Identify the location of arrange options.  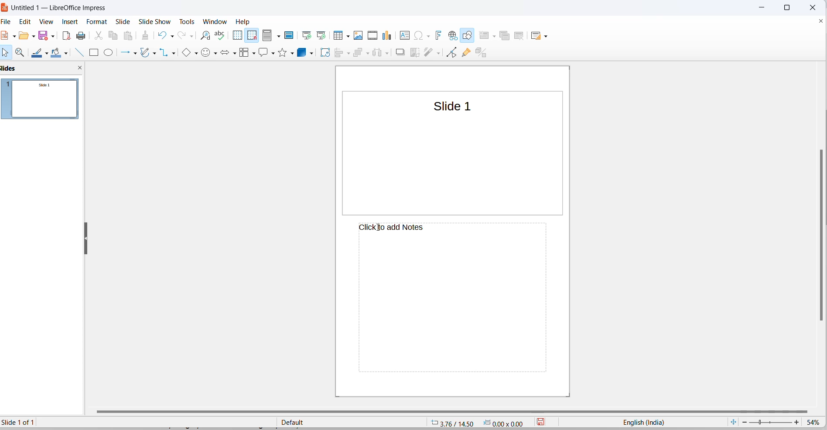
(369, 52).